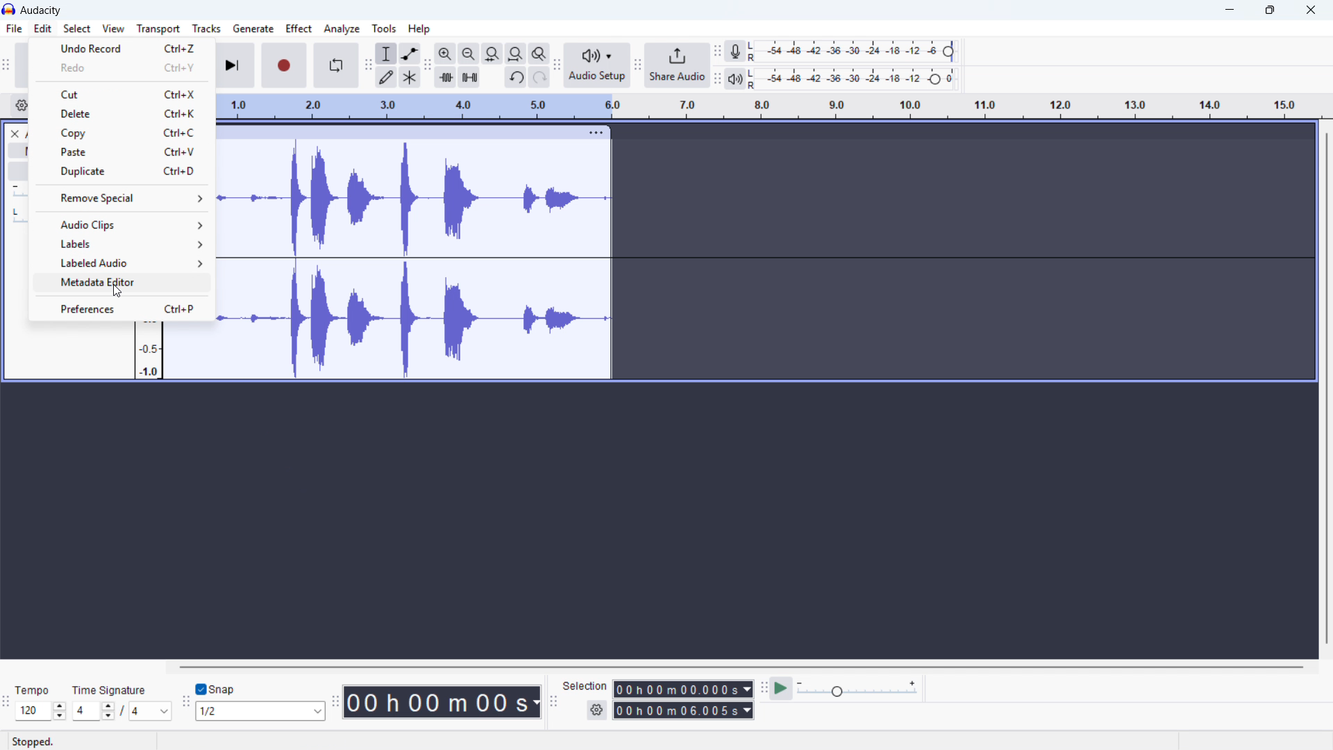 This screenshot has width=1333, height=750. I want to click on silence audio selection, so click(469, 78).